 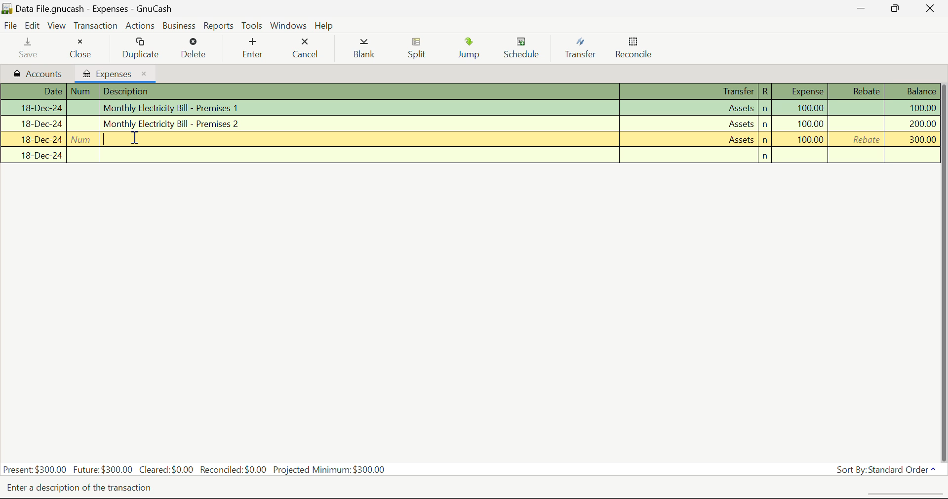 I want to click on Sort By: Standard Order, so click(x=887, y=470).